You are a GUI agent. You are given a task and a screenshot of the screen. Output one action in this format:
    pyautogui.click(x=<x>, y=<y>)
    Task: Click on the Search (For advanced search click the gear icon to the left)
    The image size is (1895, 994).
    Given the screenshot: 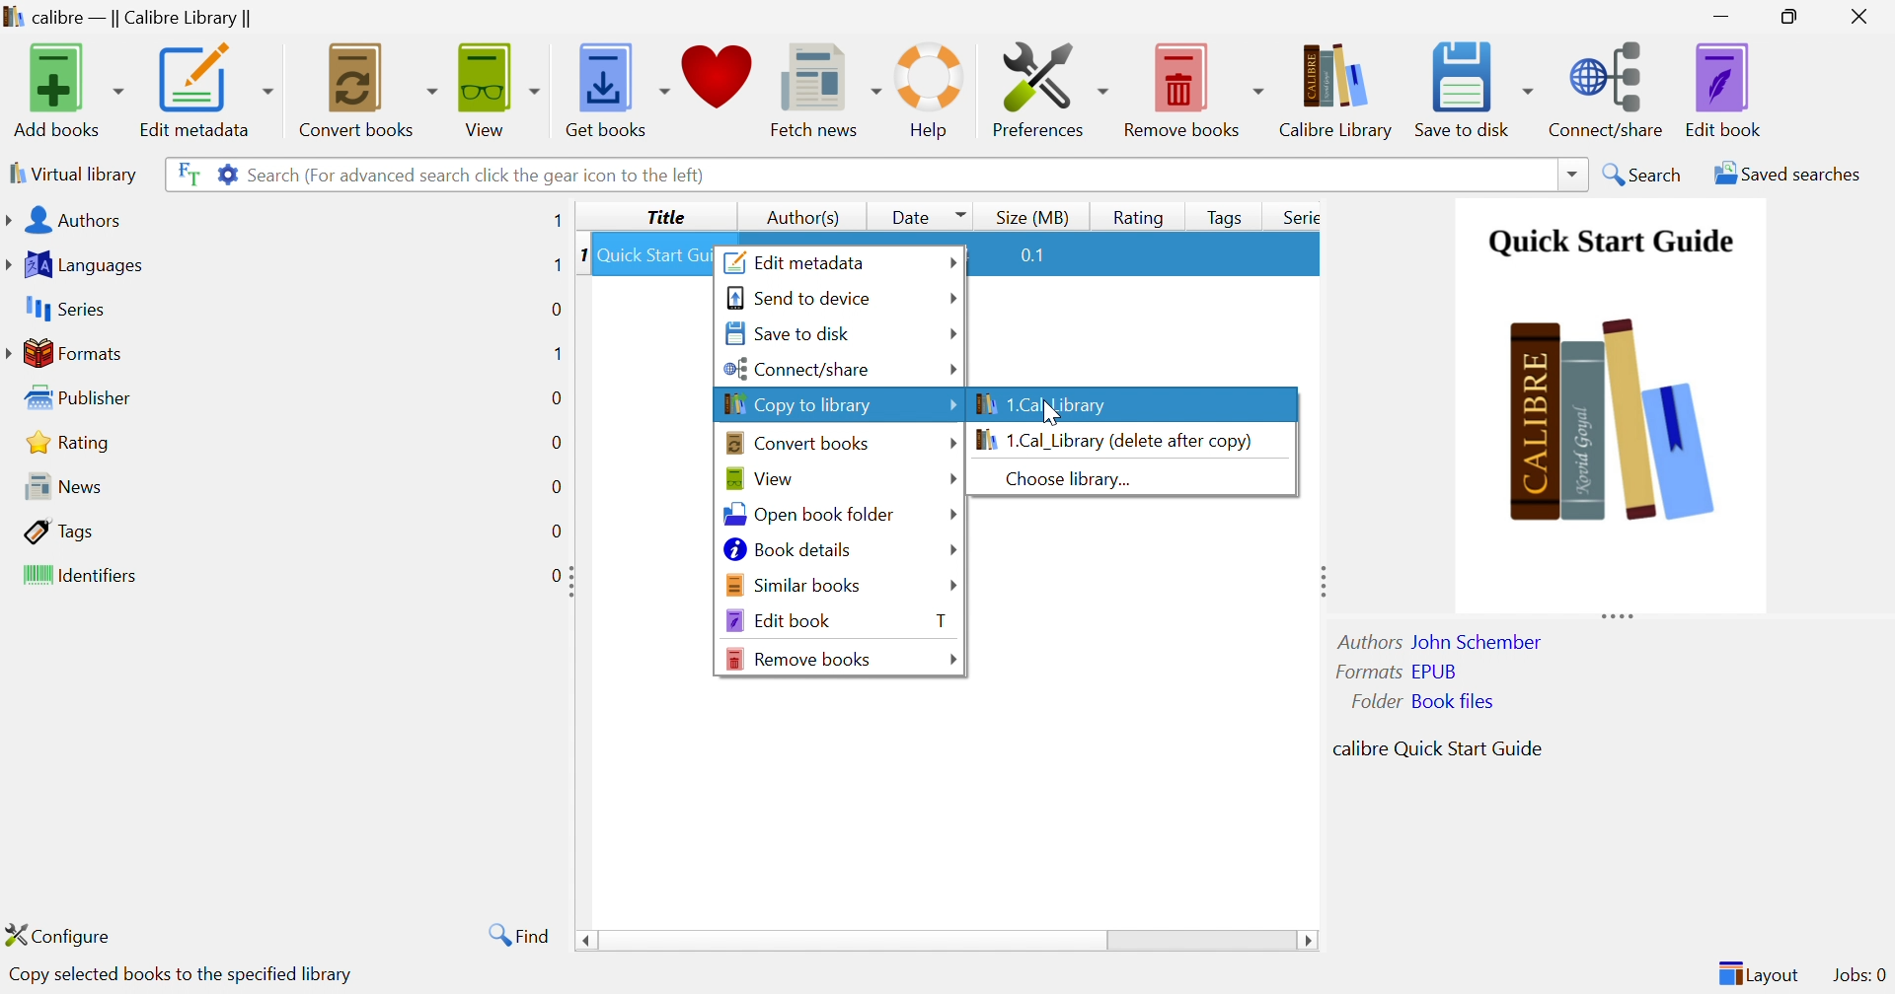 What is the action you would take?
    pyautogui.click(x=480, y=177)
    